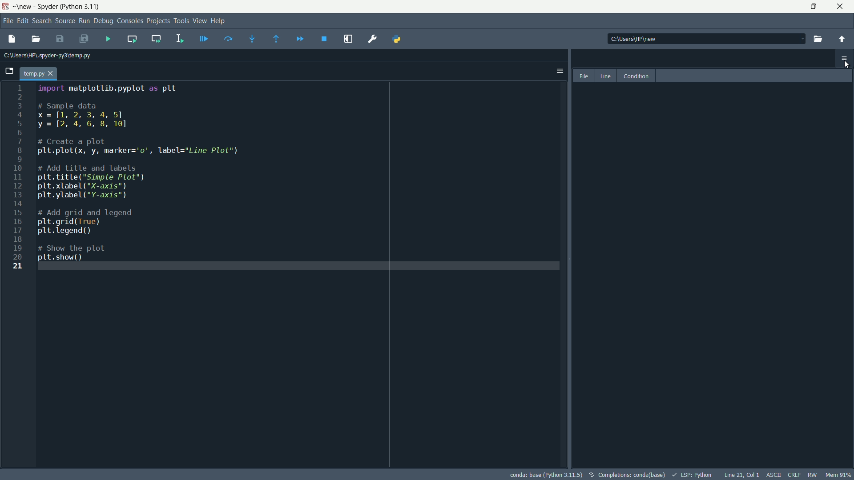 The image size is (854, 480). Describe the element at coordinates (11, 36) in the screenshot. I see `new file` at that location.